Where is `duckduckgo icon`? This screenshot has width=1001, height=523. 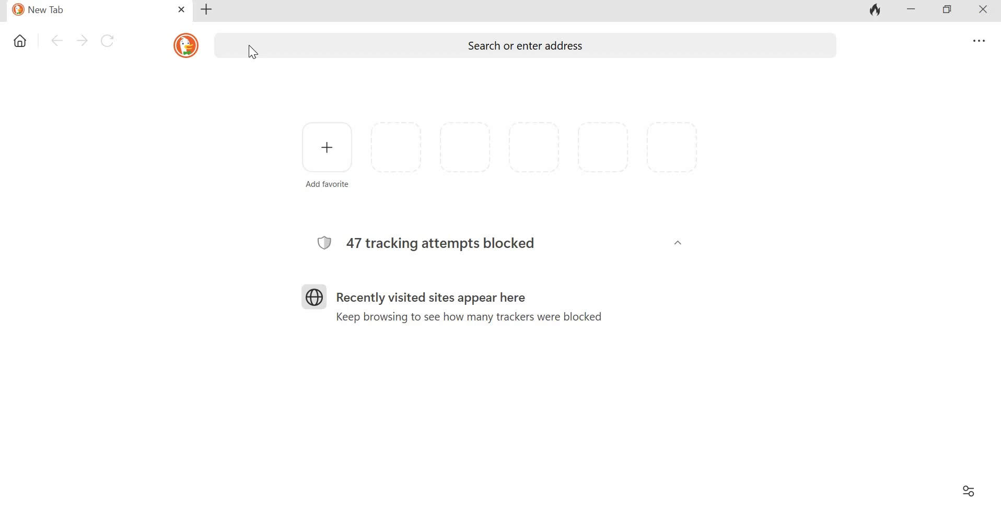 duckduckgo icon is located at coordinates (183, 44).